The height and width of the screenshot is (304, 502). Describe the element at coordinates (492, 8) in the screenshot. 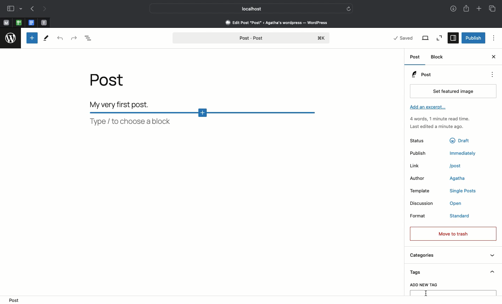

I see `Tabs` at that location.